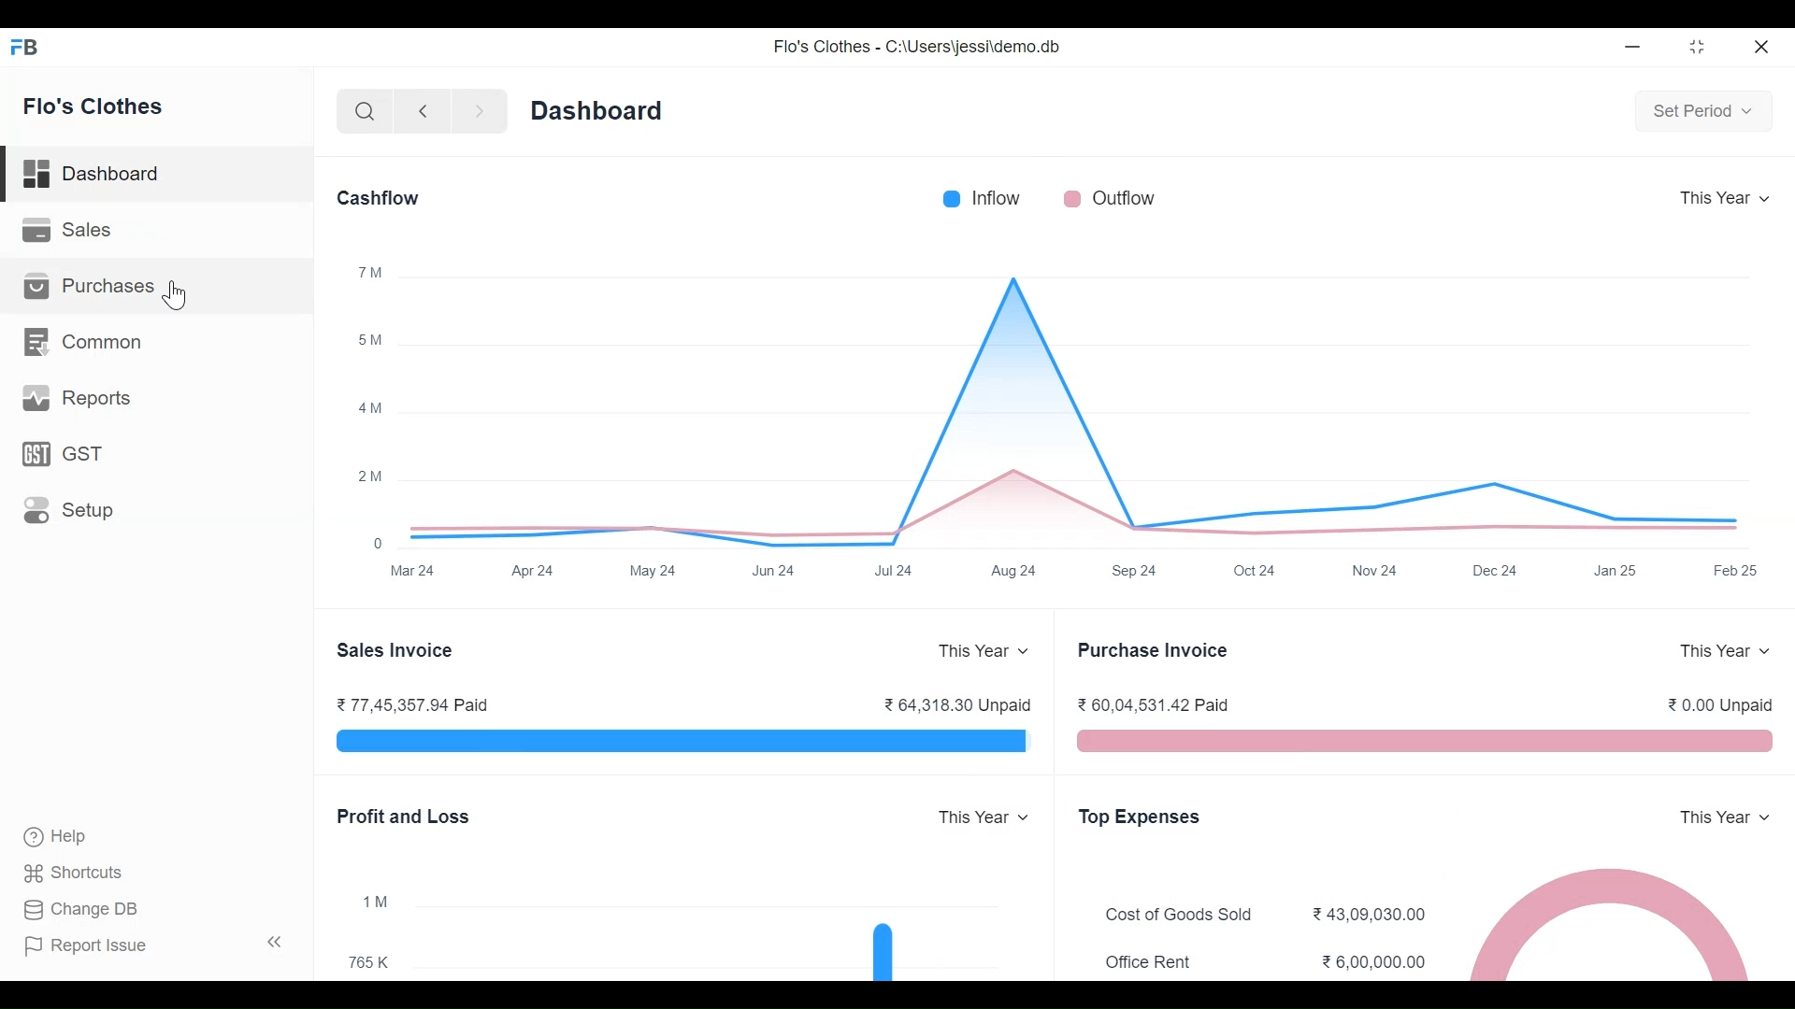  I want to click on Jul 24, so click(896, 571).